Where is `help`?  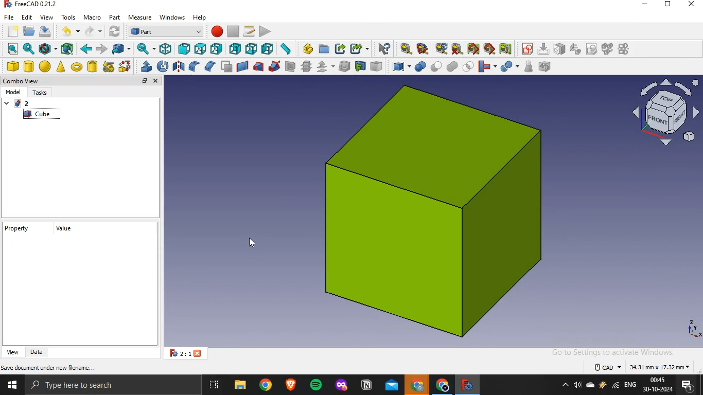
help is located at coordinates (200, 17).